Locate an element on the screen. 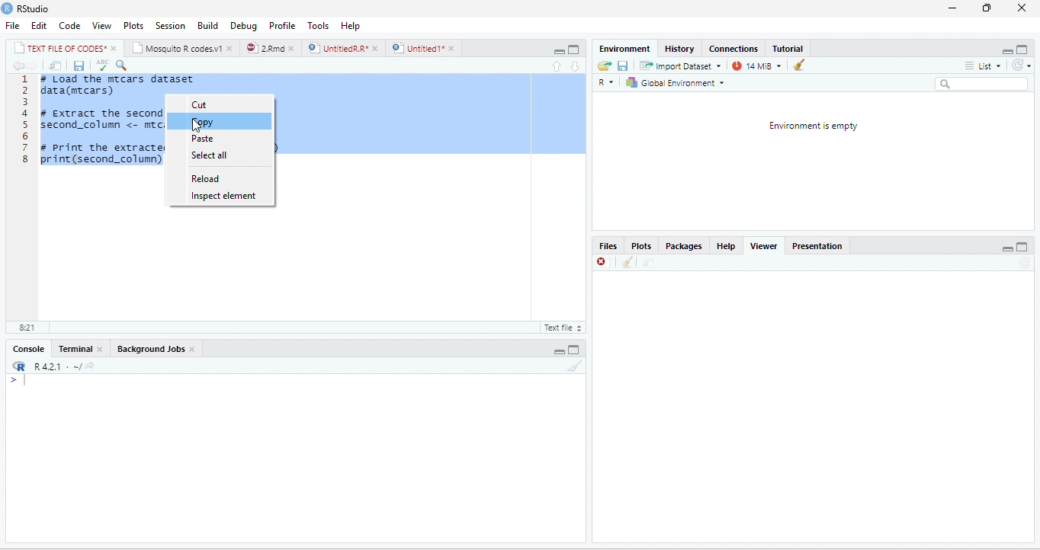  | Global Environment = is located at coordinates (675, 82).